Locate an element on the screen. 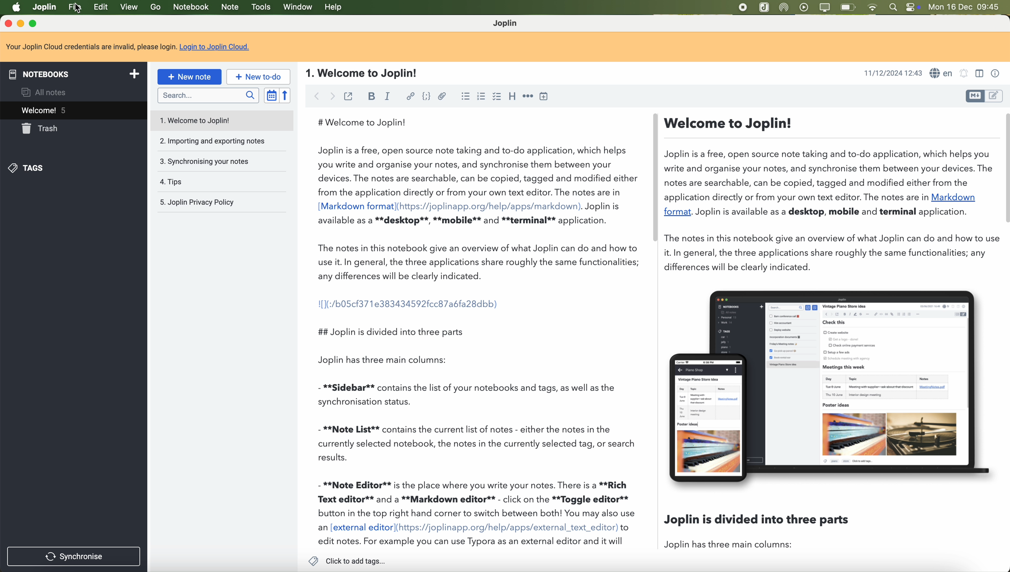  Joplin is a free, open source note taking and to-do application, which helps
you write and organise your notes, and synchronise them between your
devices. The notes are searchable, can be copied, tagged and modified either
from the application directly or from your own text editor. The notes are in is located at coordinates (478, 171).